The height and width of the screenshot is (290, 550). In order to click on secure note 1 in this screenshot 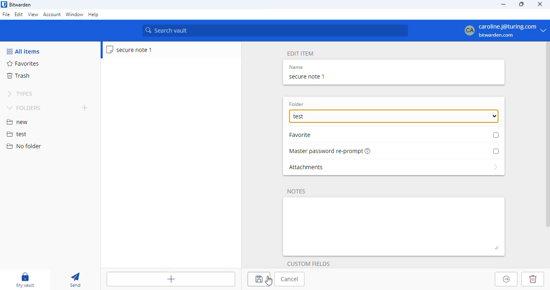, I will do `click(130, 50)`.